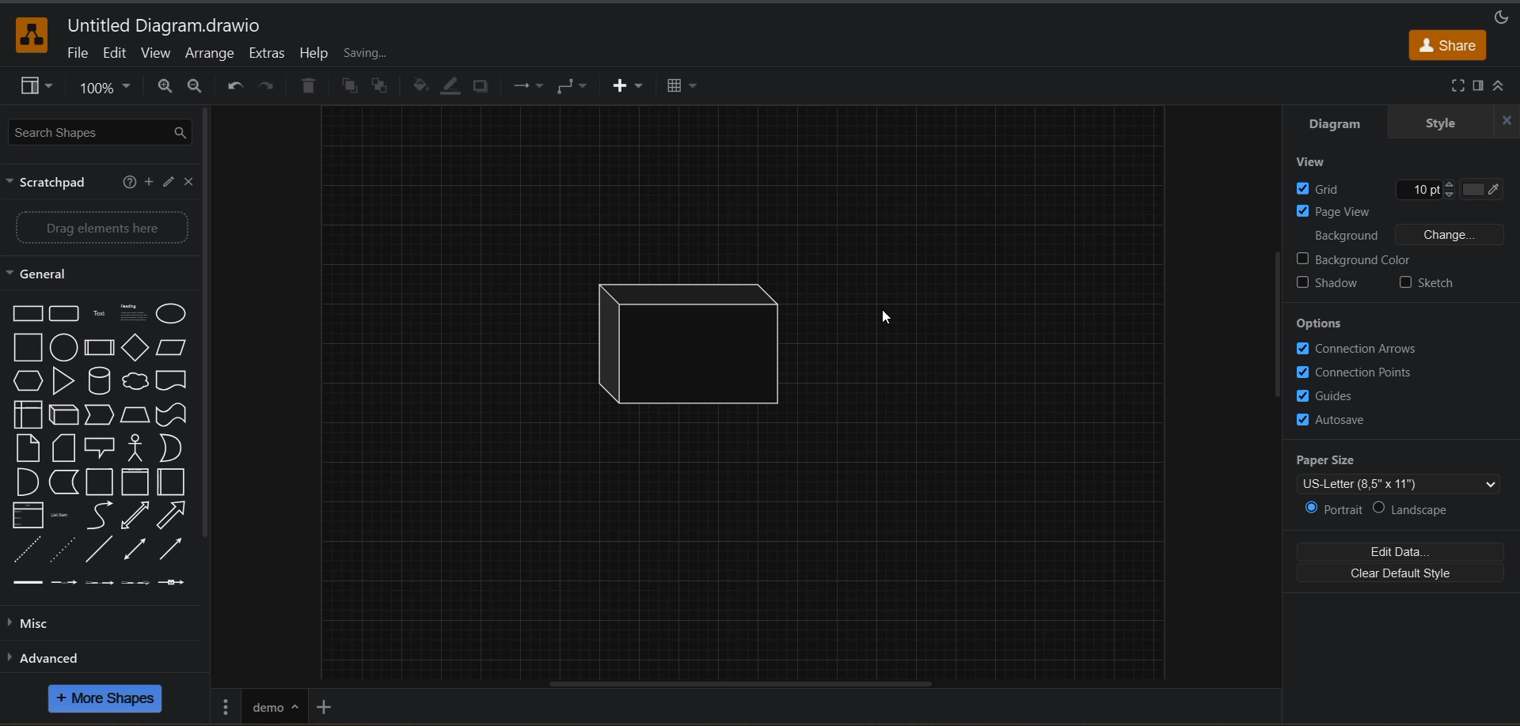  Describe the element at coordinates (1334, 508) in the screenshot. I see `portrait` at that location.